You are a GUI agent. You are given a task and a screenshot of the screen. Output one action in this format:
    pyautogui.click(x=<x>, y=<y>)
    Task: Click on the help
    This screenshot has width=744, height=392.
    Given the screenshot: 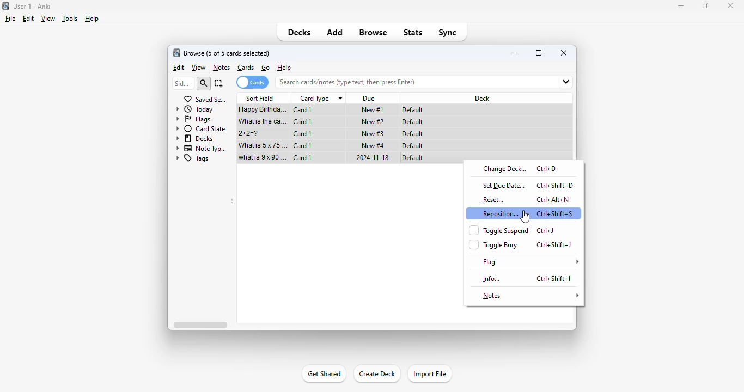 What is the action you would take?
    pyautogui.click(x=92, y=19)
    